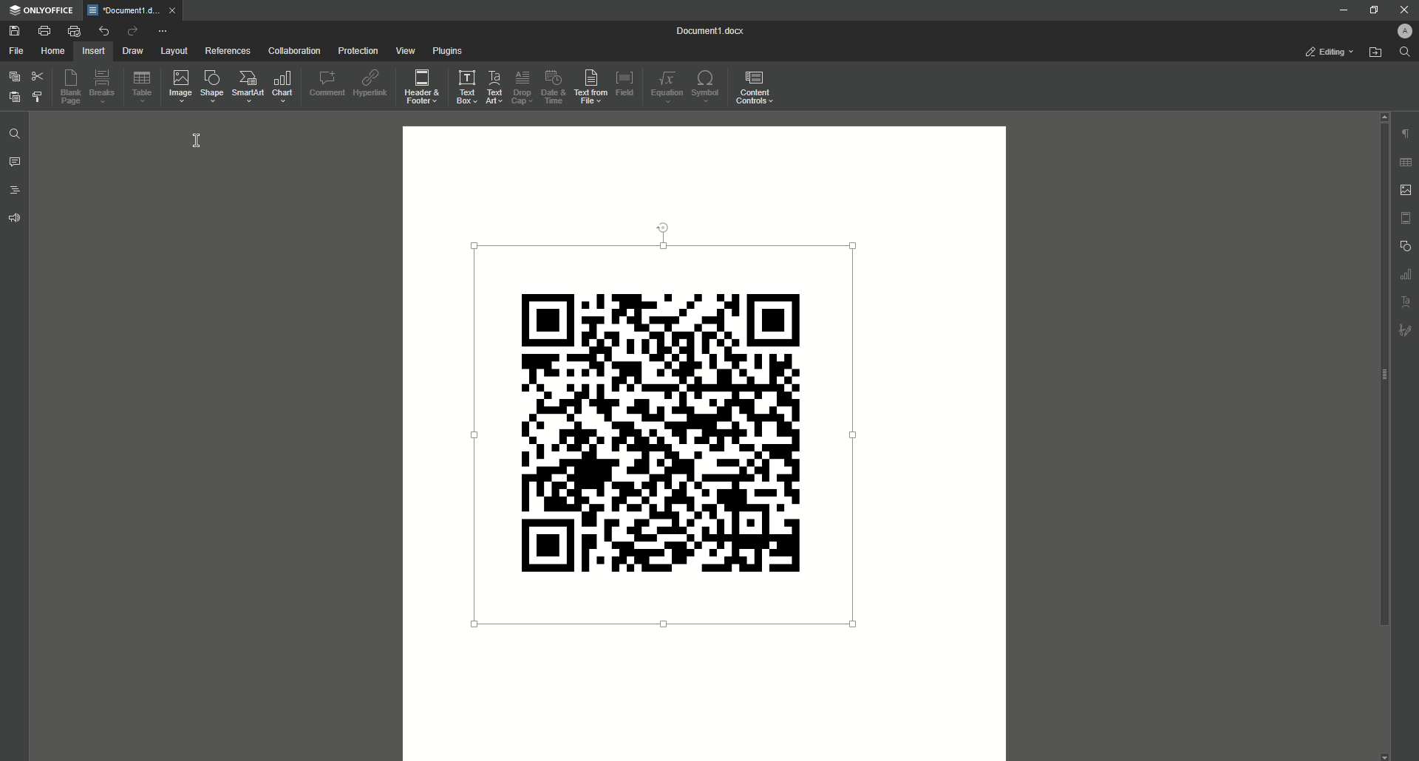 The width and height of the screenshot is (1419, 761). I want to click on Draw, so click(135, 52).